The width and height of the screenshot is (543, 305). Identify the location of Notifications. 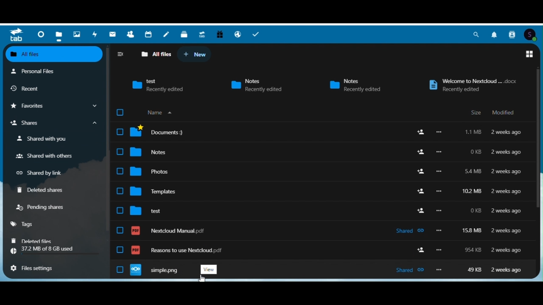
(495, 35).